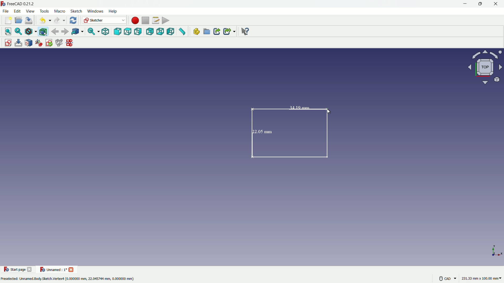  I want to click on validate sketches, so click(49, 43).